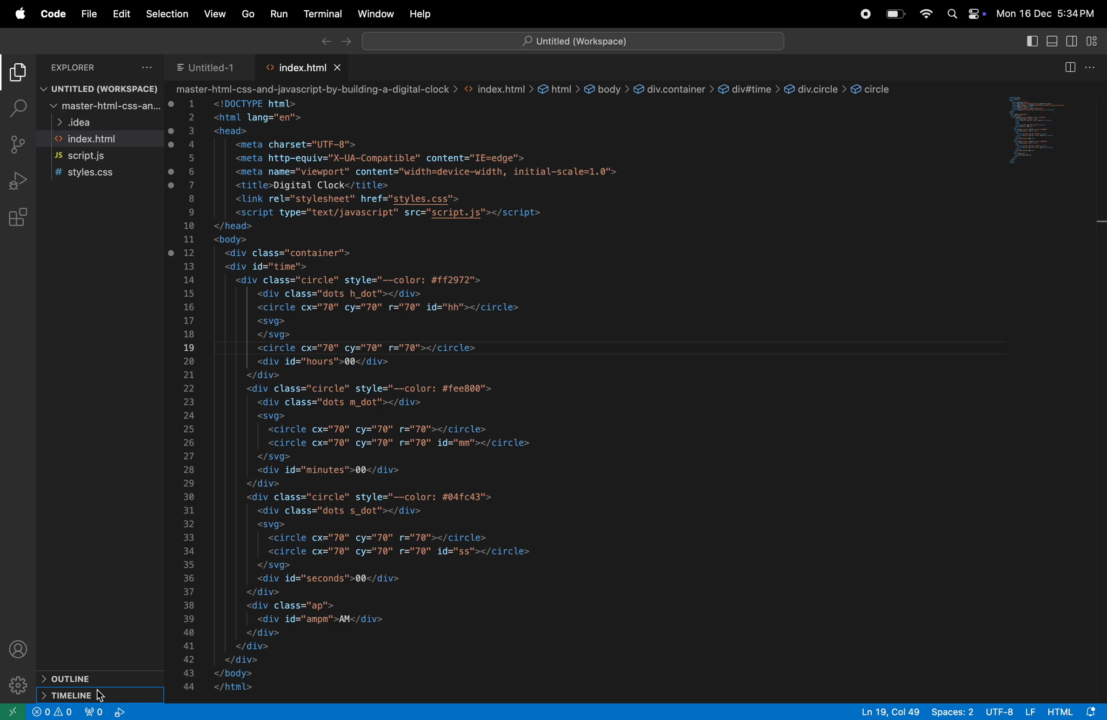 The width and height of the screenshot is (1107, 720). Describe the element at coordinates (573, 40) in the screenshot. I see `Search bar` at that location.